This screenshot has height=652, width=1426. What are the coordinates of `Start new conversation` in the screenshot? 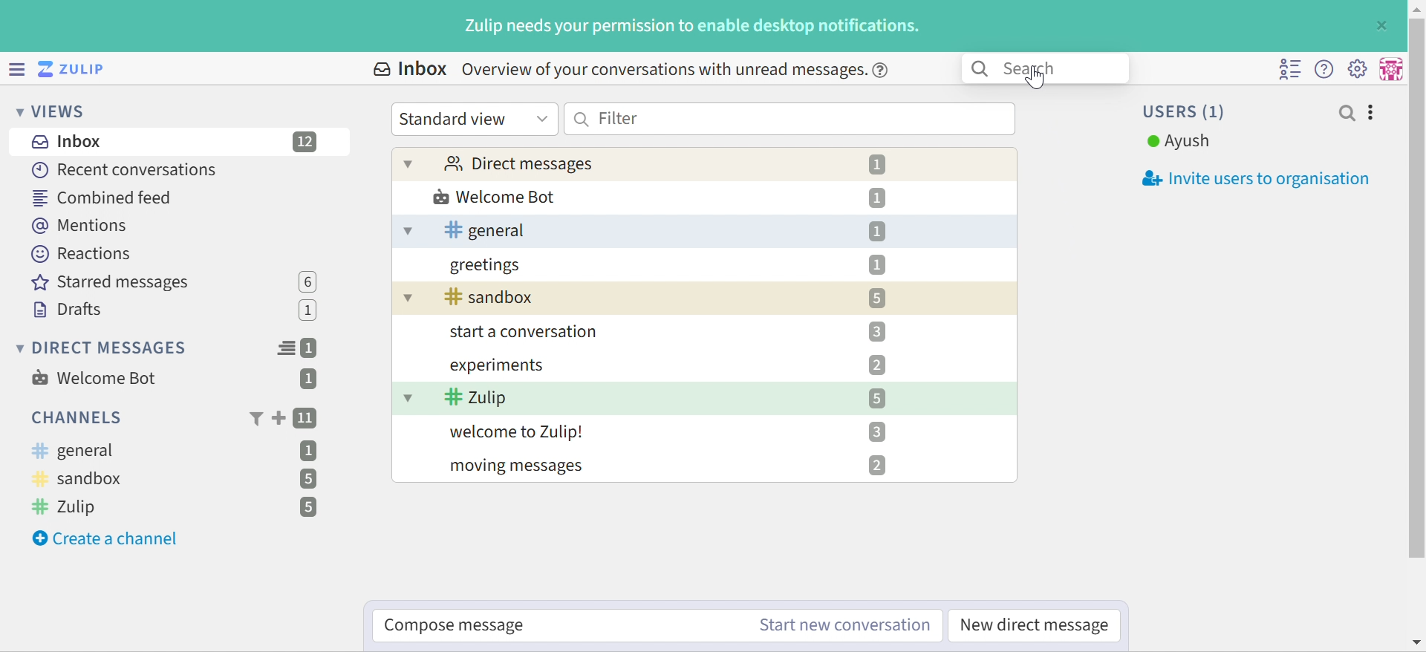 It's located at (845, 626).